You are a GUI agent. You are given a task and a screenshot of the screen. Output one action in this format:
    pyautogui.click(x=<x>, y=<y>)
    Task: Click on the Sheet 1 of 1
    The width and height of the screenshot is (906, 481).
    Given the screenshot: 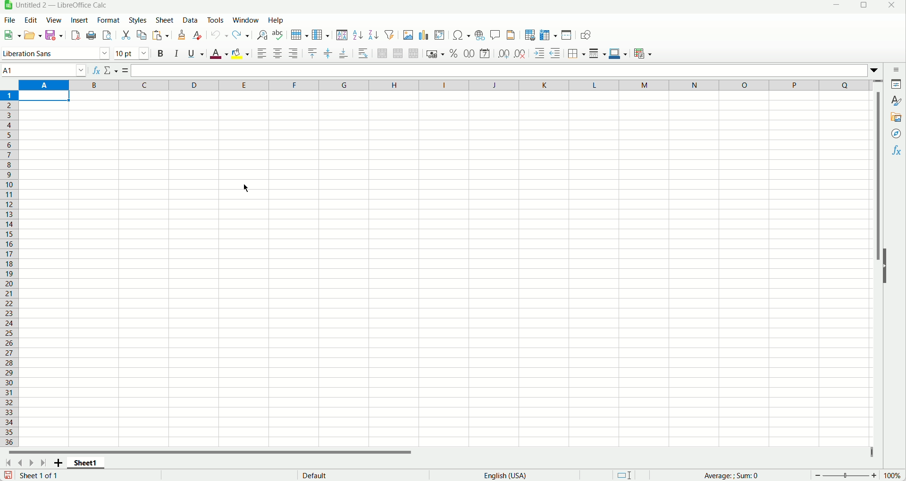 What is the action you would take?
    pyautogui.click(x=41, y=476)
    